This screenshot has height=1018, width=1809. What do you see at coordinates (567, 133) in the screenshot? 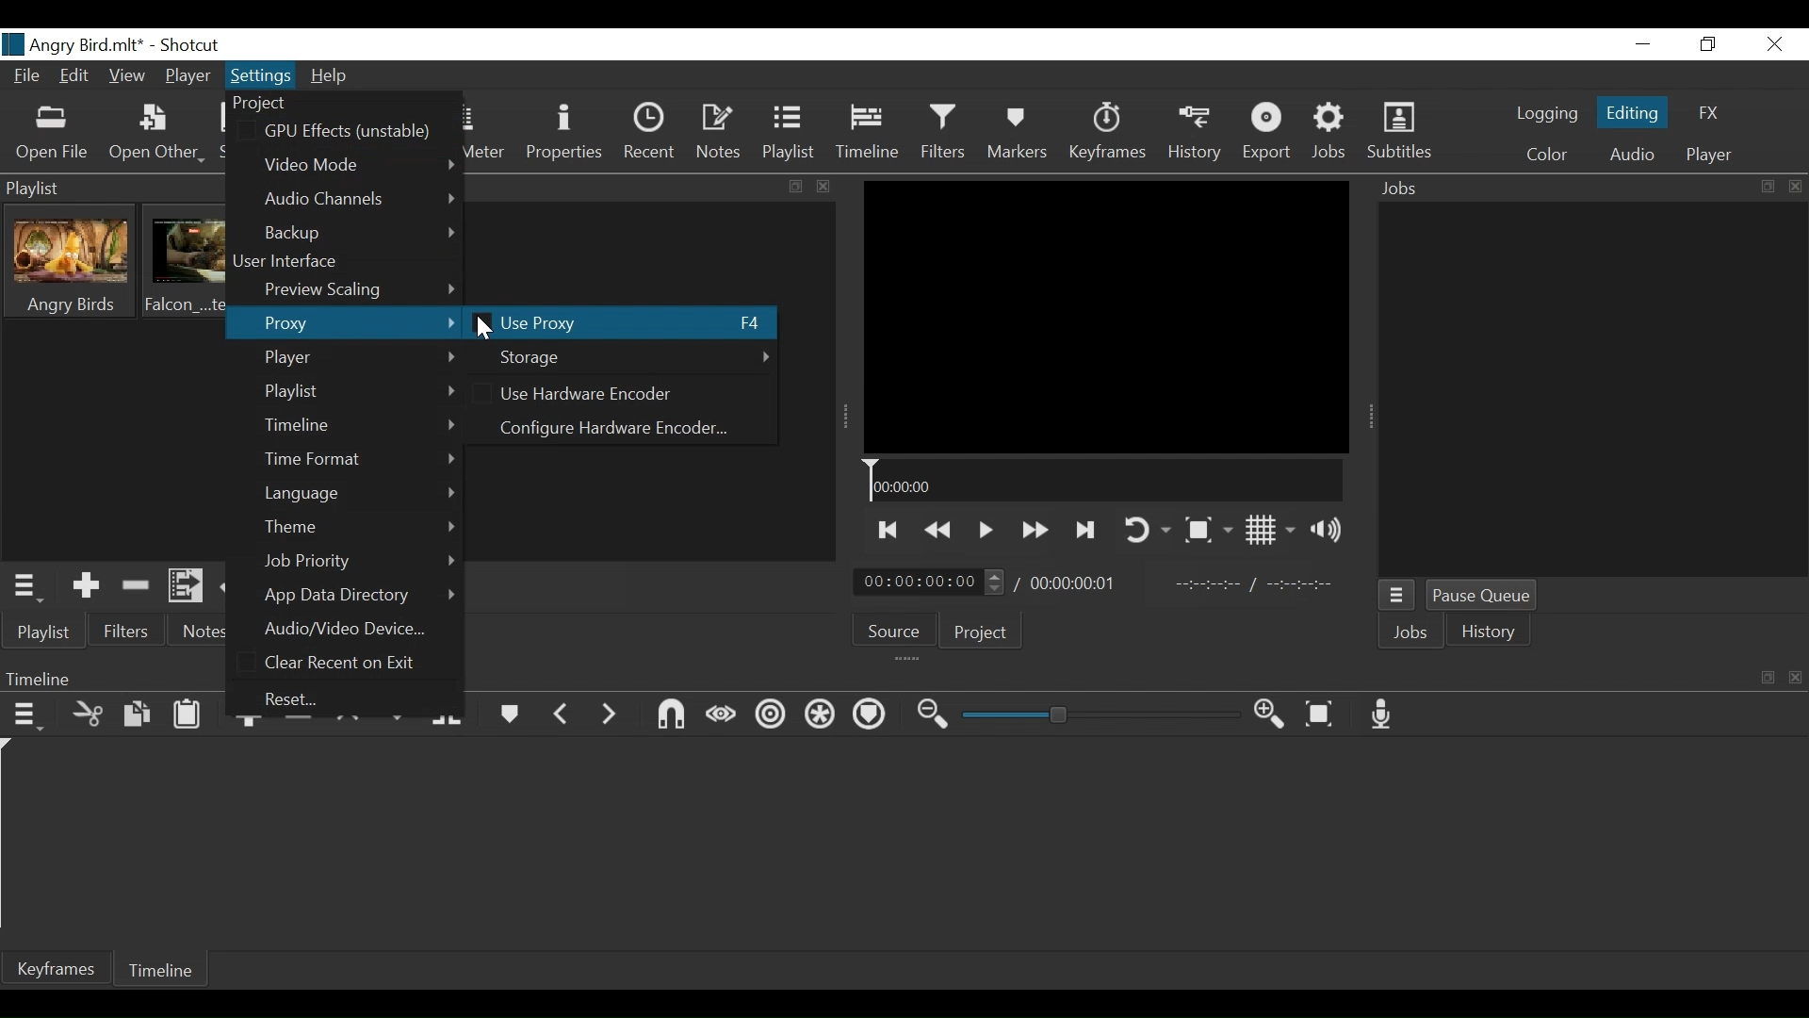
I see `Properties` at bounding box center [567, 133].